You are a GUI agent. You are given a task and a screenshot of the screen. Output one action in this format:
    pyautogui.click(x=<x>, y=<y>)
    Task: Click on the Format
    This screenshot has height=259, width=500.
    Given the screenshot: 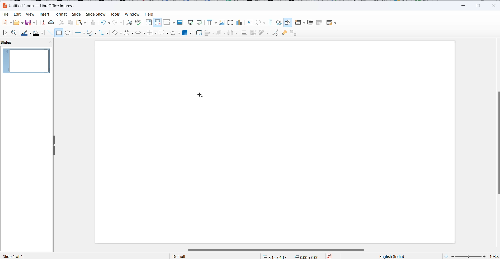 What is the action you would take?
    pyautogui.click(x=60, y=15)
    